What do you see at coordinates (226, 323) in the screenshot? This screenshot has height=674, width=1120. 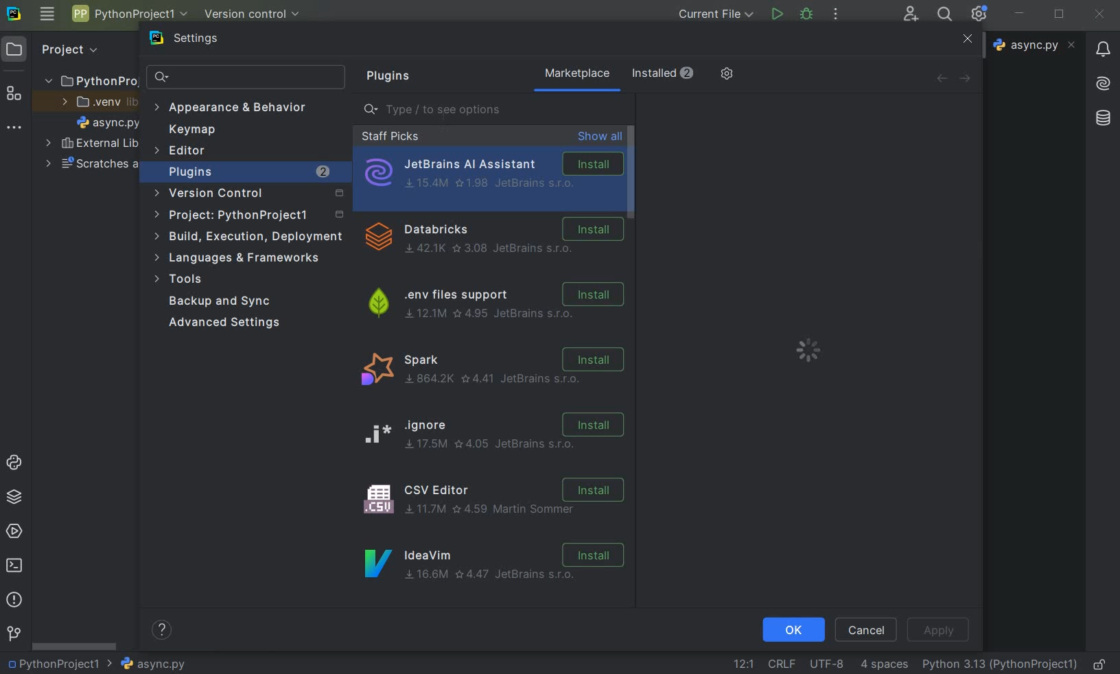 I see `advanced settings` at bounding box center [226, 323].